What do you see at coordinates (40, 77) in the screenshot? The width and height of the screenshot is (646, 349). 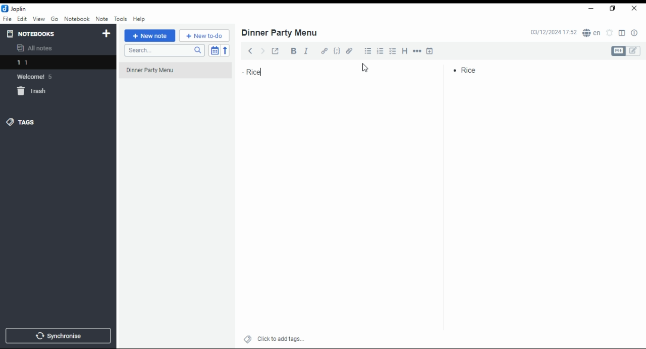 I see `welcome 5` at bounding box center [40, 77].